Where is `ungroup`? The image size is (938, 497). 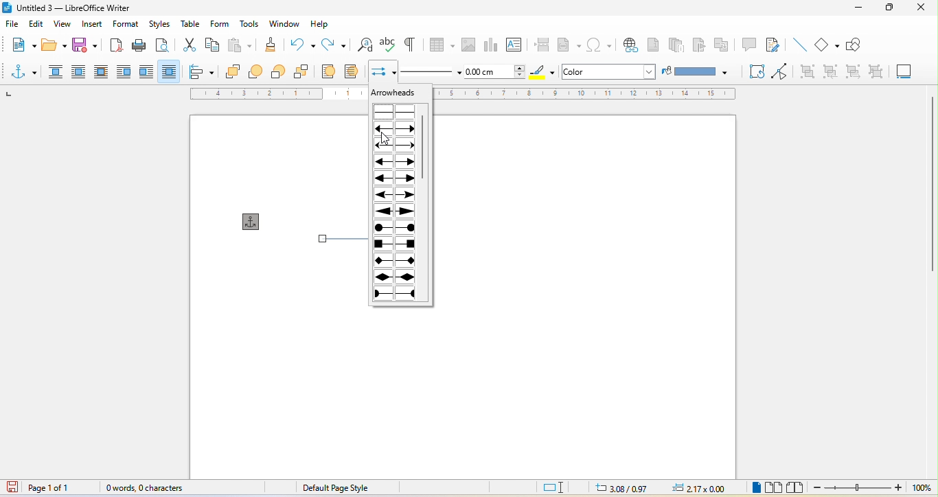
ungroup is located at coordinates (871, 72).